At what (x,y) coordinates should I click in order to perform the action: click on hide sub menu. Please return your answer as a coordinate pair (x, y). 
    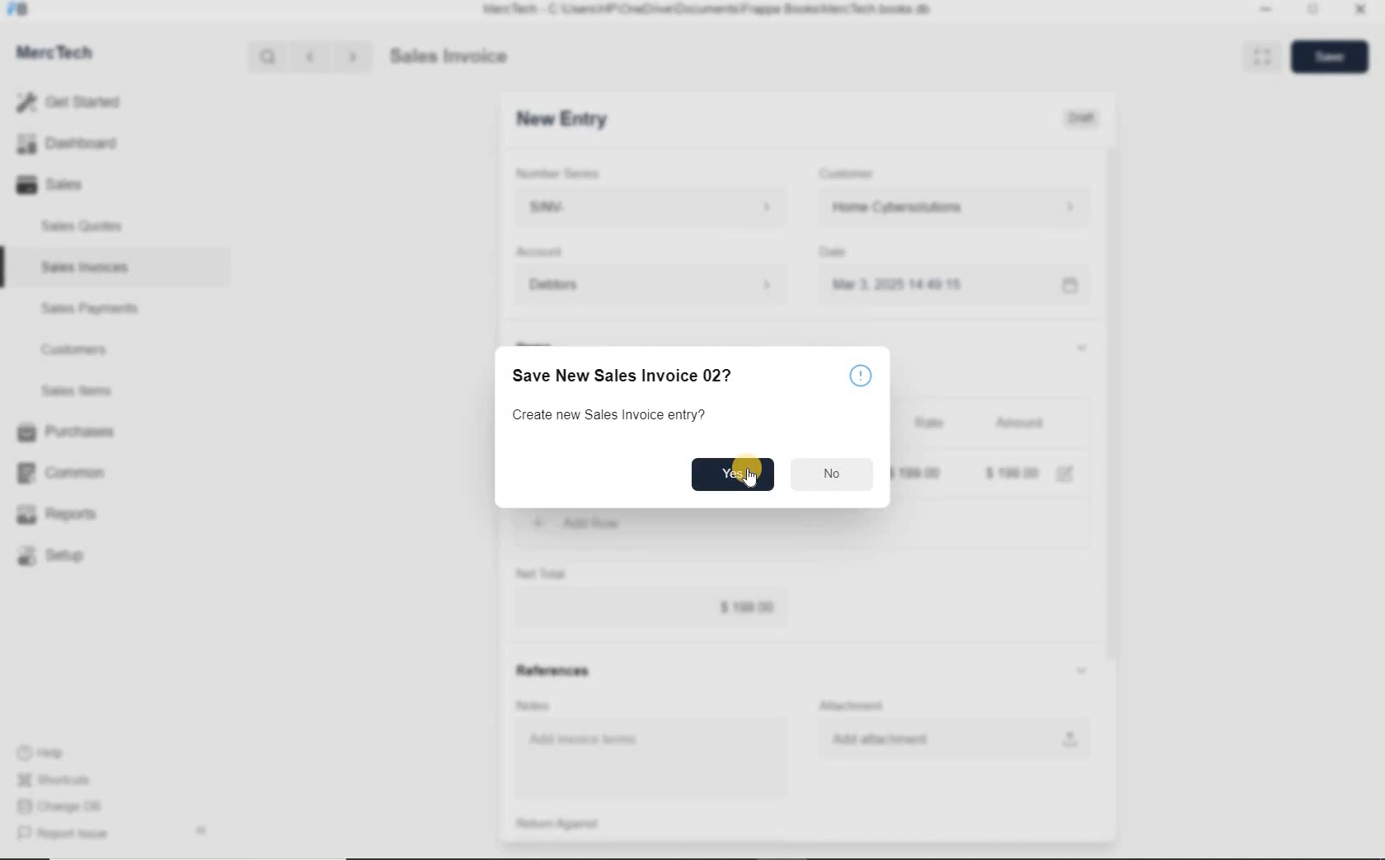
    Looking at the image, I should click on (1080, 347).